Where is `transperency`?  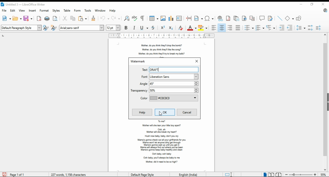 transperency is located at coordinates (164, 91).